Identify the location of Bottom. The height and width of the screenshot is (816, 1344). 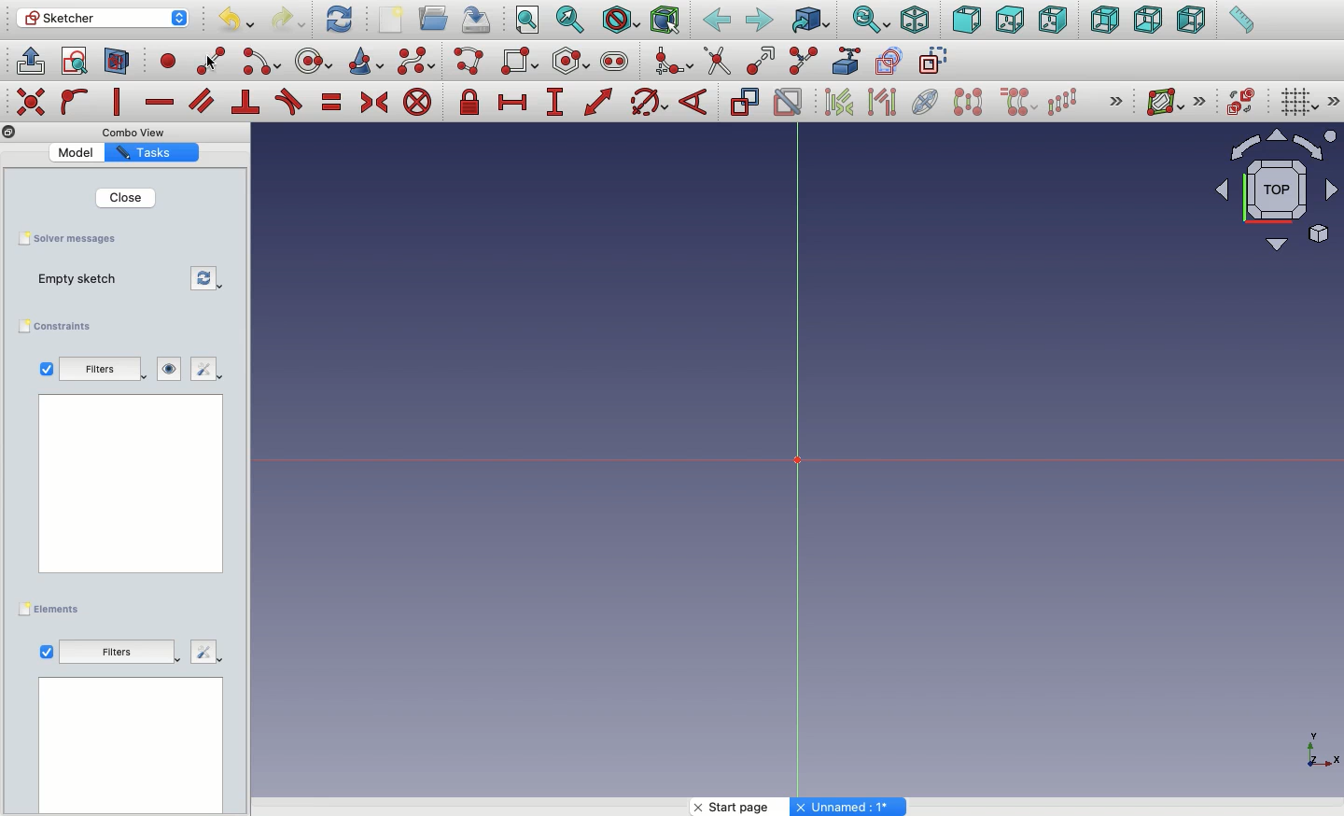
(1148, 21).